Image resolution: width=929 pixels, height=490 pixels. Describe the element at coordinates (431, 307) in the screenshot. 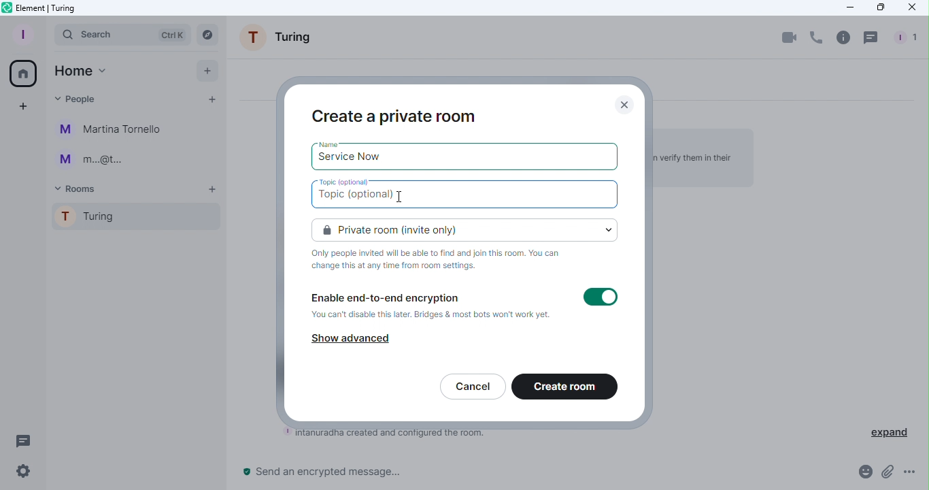

I see `Enable end-to-end encryption` at that location.